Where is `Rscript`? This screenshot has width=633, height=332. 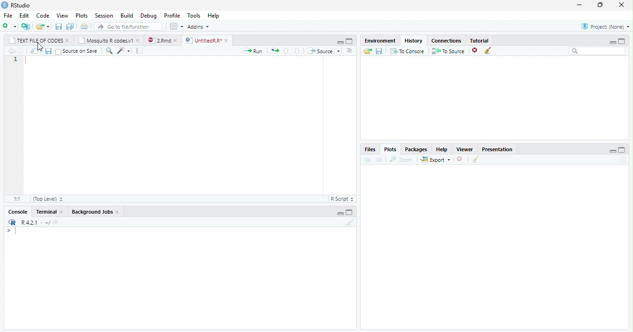 Rscript is located at coordinates (342, 199).